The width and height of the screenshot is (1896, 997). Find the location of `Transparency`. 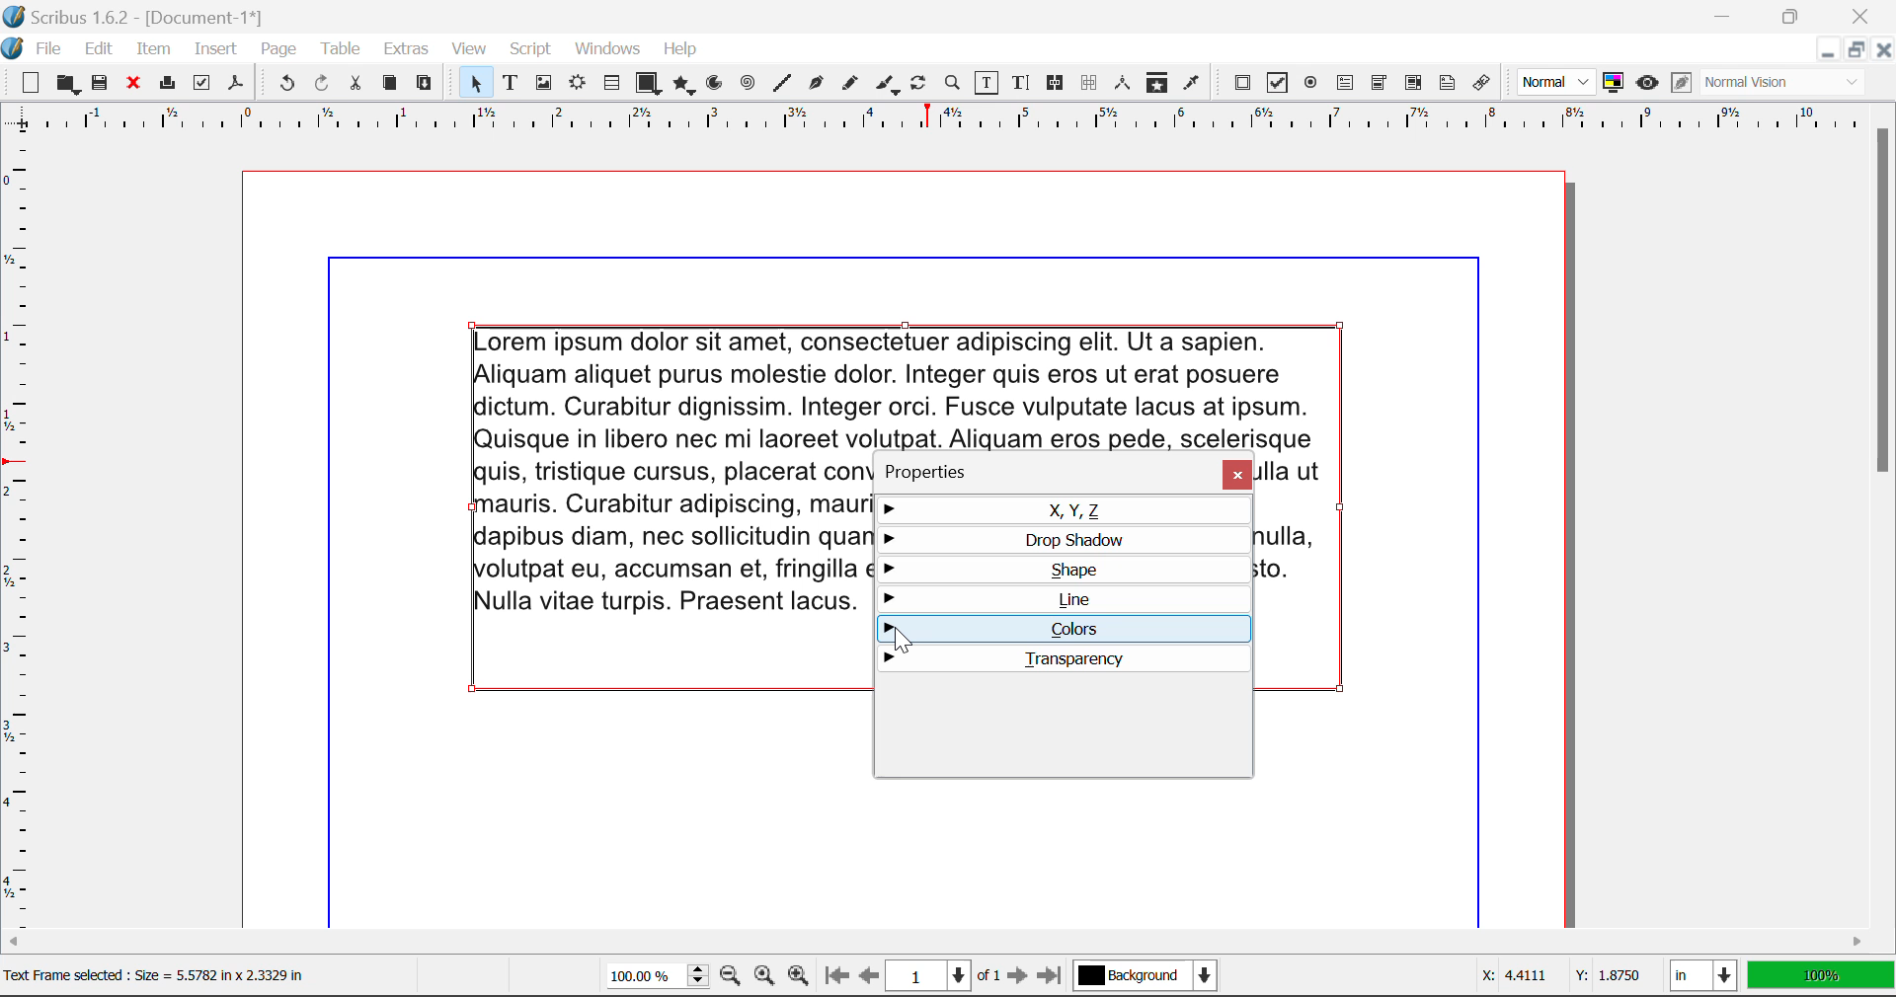

Transparency is located at coordinates (1061, 658).